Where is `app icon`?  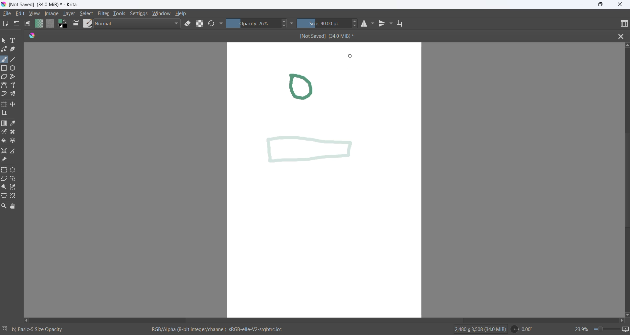 app icon is located at coordinates (33, 36).